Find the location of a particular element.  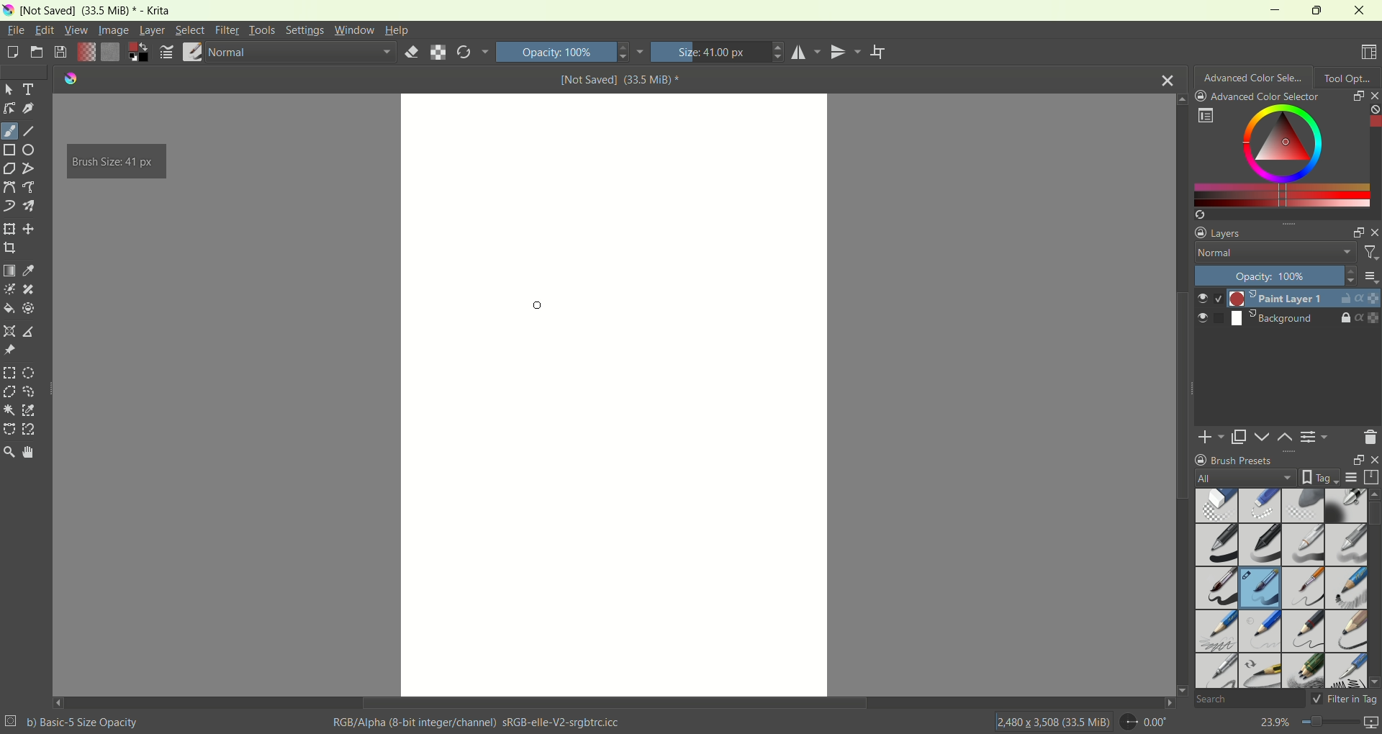

magnetic curve selection is located at coordinates (30, 430).